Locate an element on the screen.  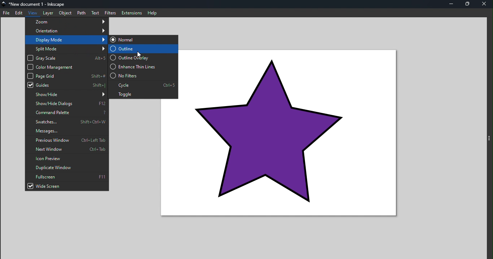
No filters is located at coordinates (143, 75).